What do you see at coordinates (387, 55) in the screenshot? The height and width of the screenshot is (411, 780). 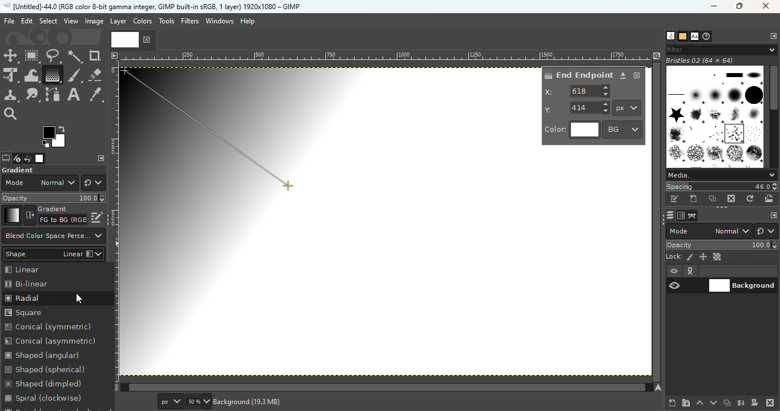 I see `Ruler Measurement` at bounding box center [387, 55].